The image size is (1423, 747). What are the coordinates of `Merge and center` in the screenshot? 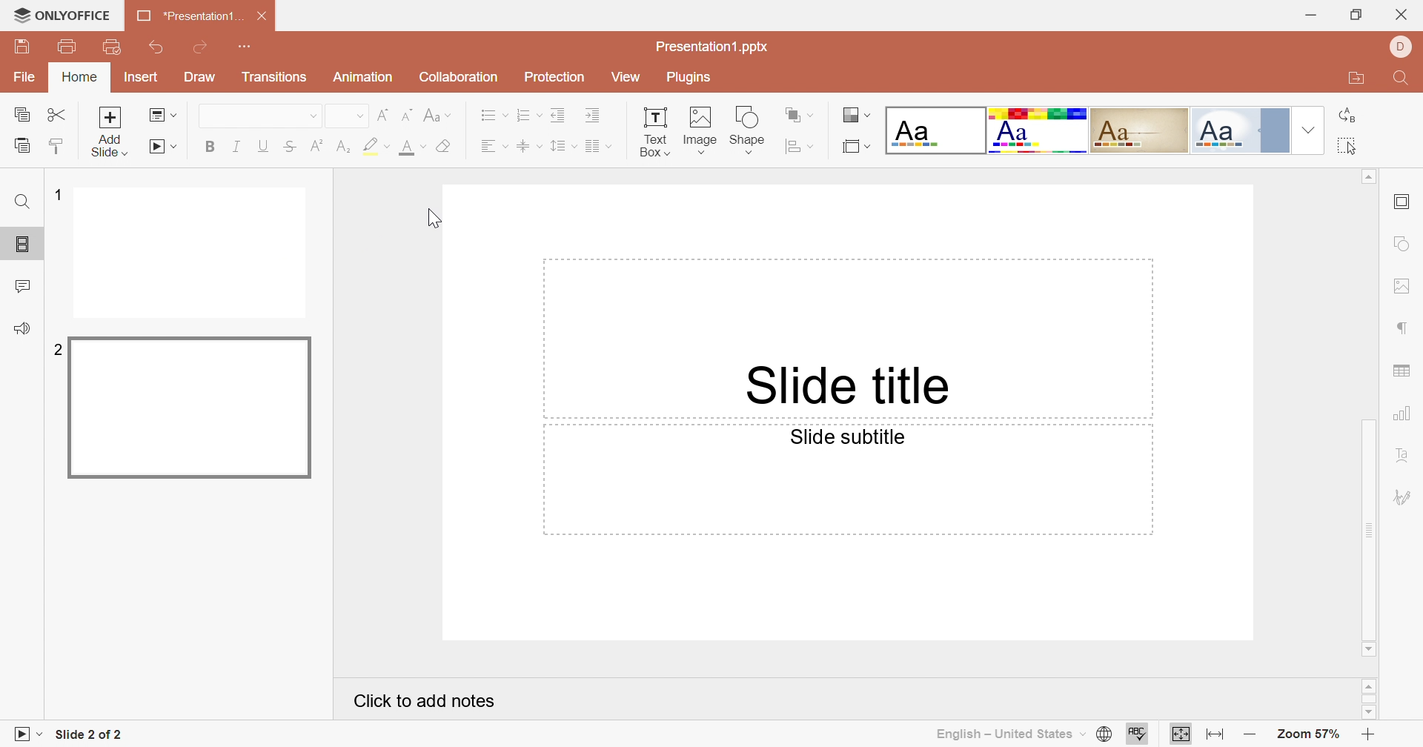 It's located at (598, 146).